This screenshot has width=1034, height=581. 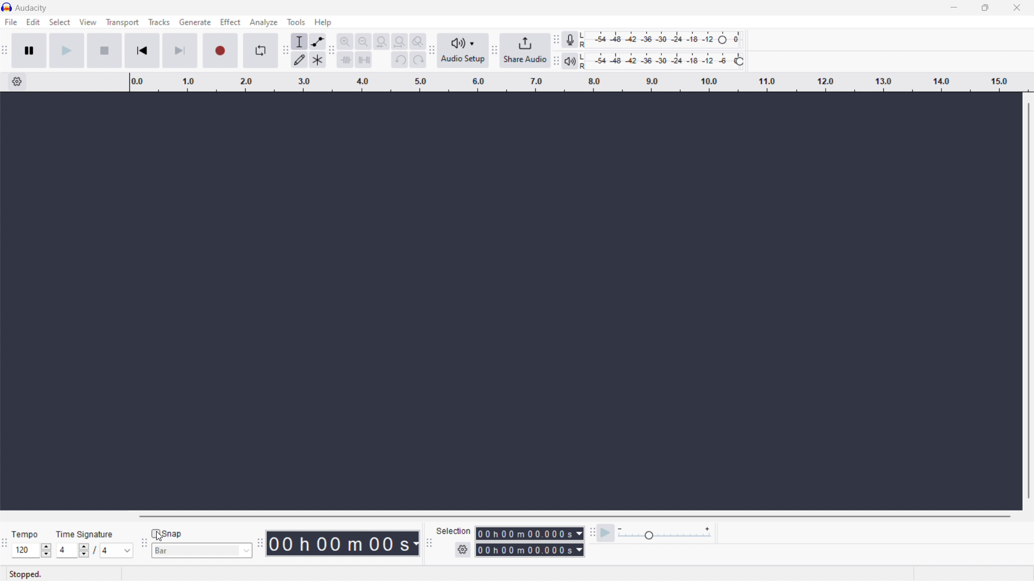 I want to click on snap, so click(x=167, y=534).